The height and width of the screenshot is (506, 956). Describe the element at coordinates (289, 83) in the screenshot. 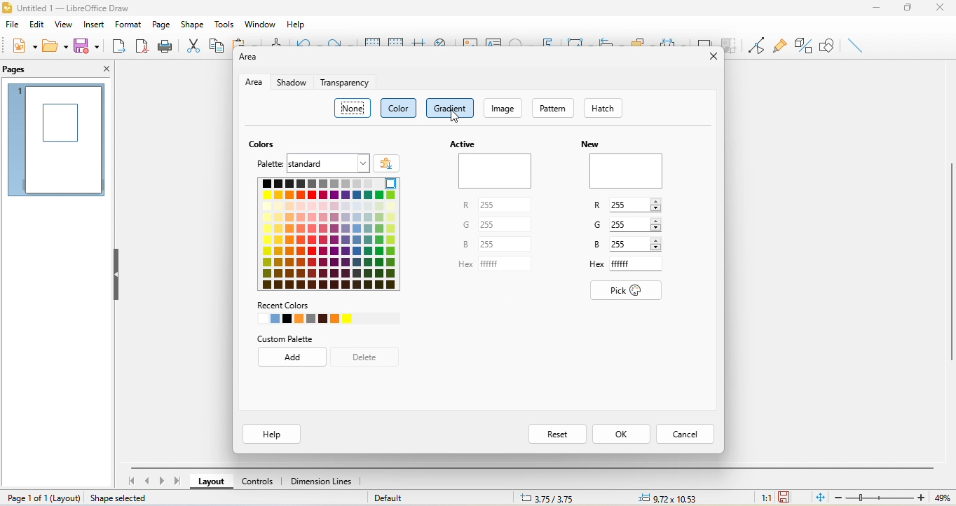

I see `shadow` at that location.